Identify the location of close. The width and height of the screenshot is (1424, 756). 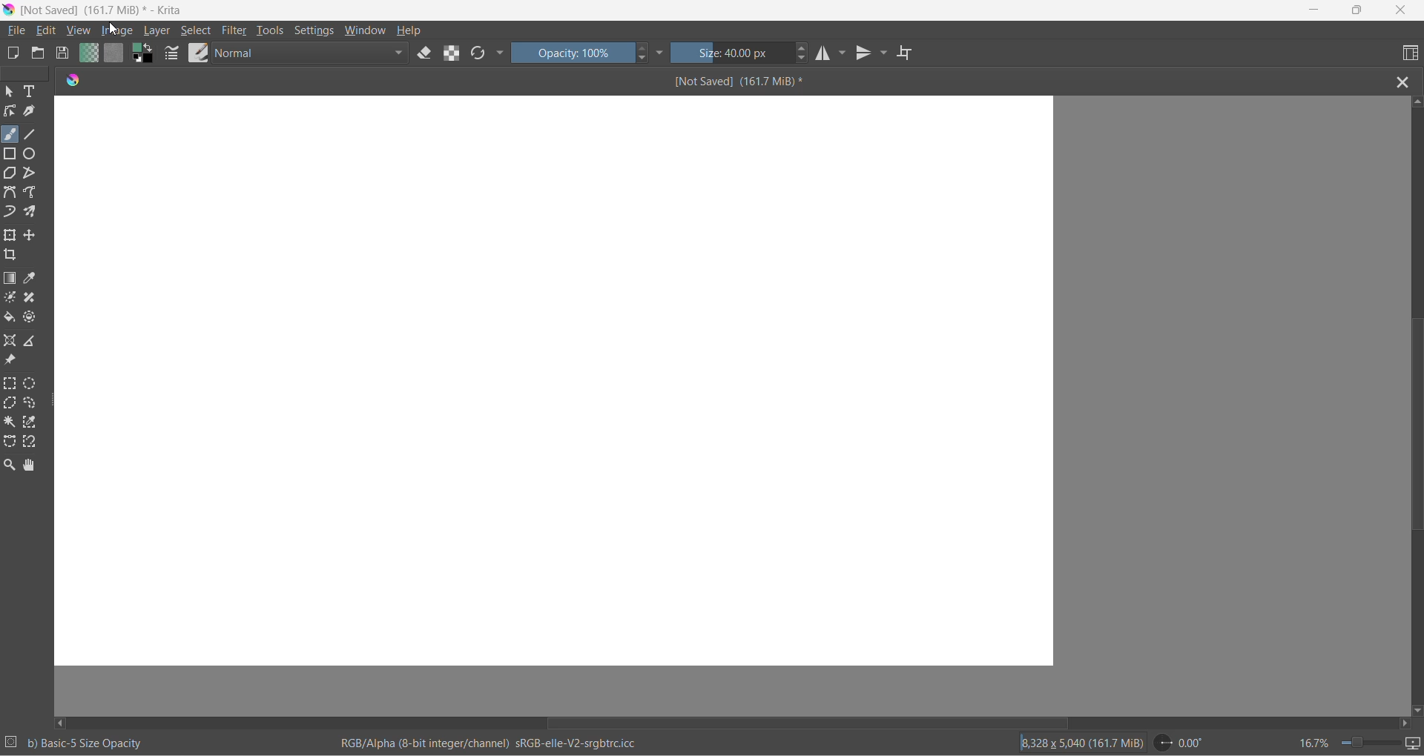
(1401, 11).